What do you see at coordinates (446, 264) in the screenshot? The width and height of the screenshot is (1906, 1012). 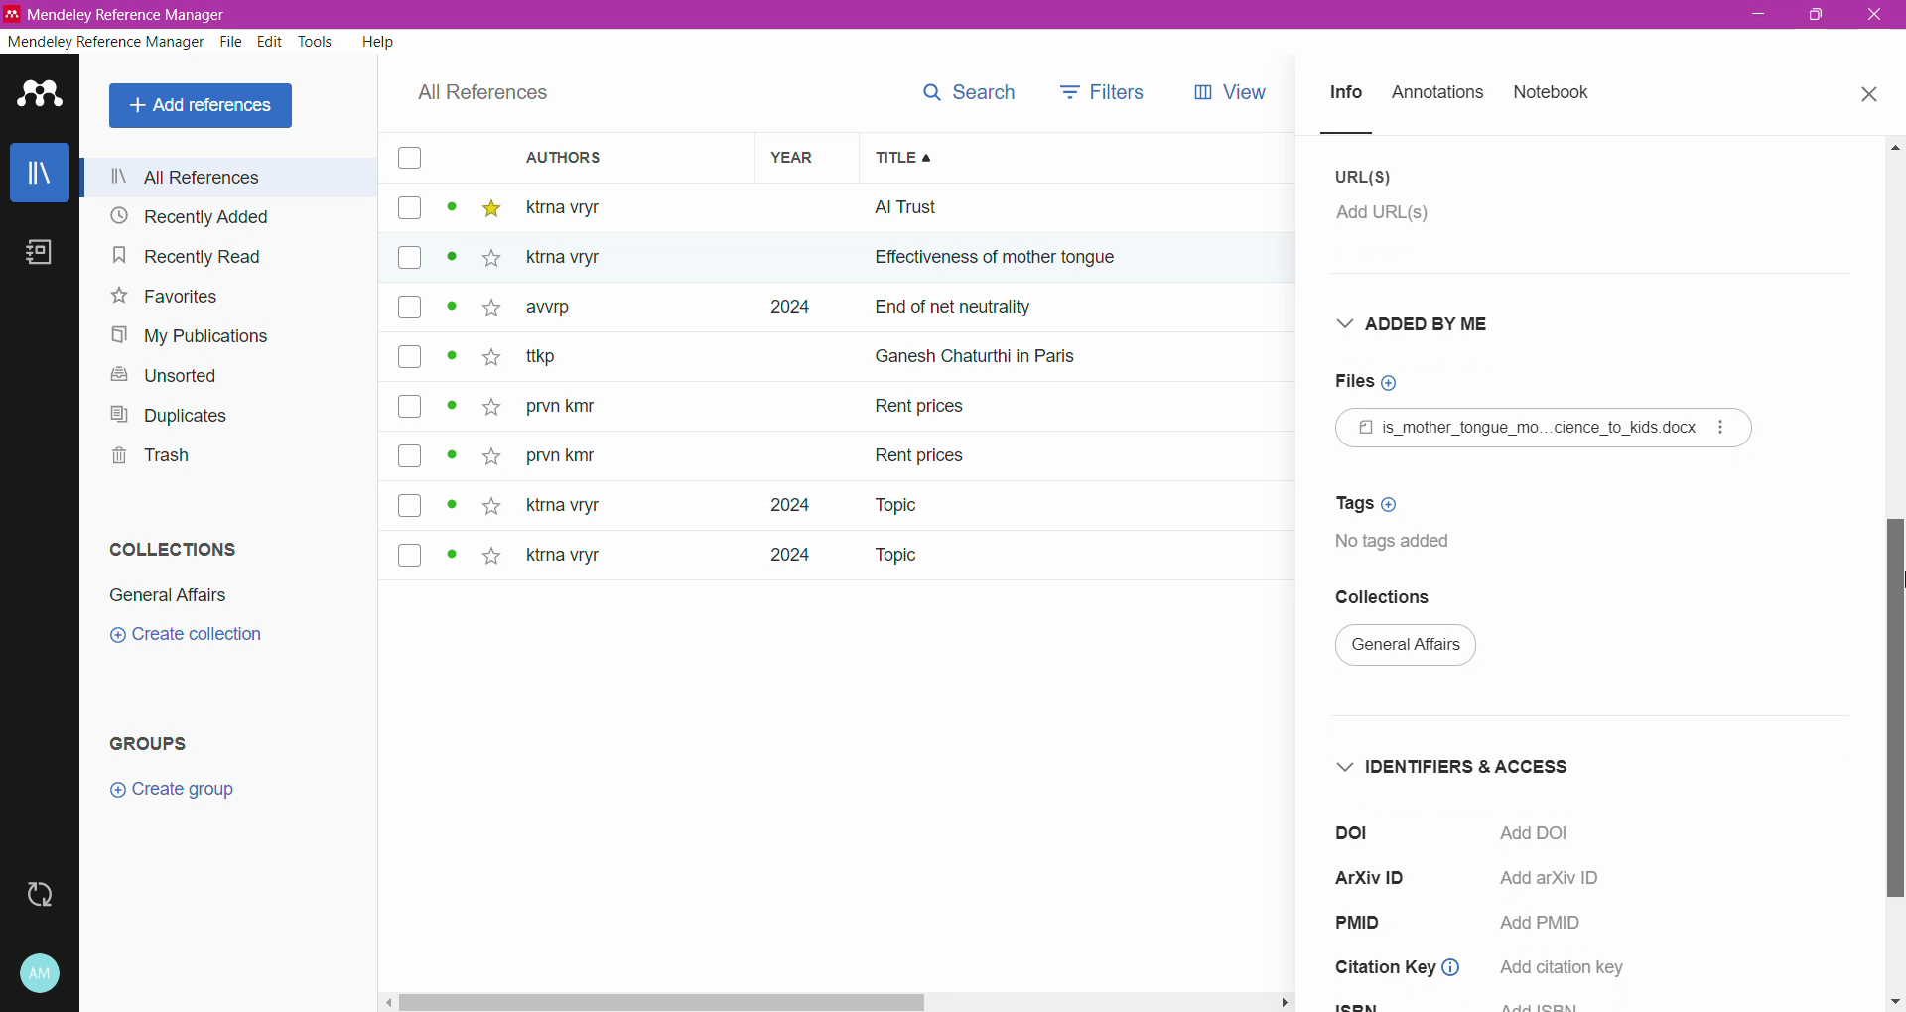 I see `dot ` at bounding box center [446, 264].